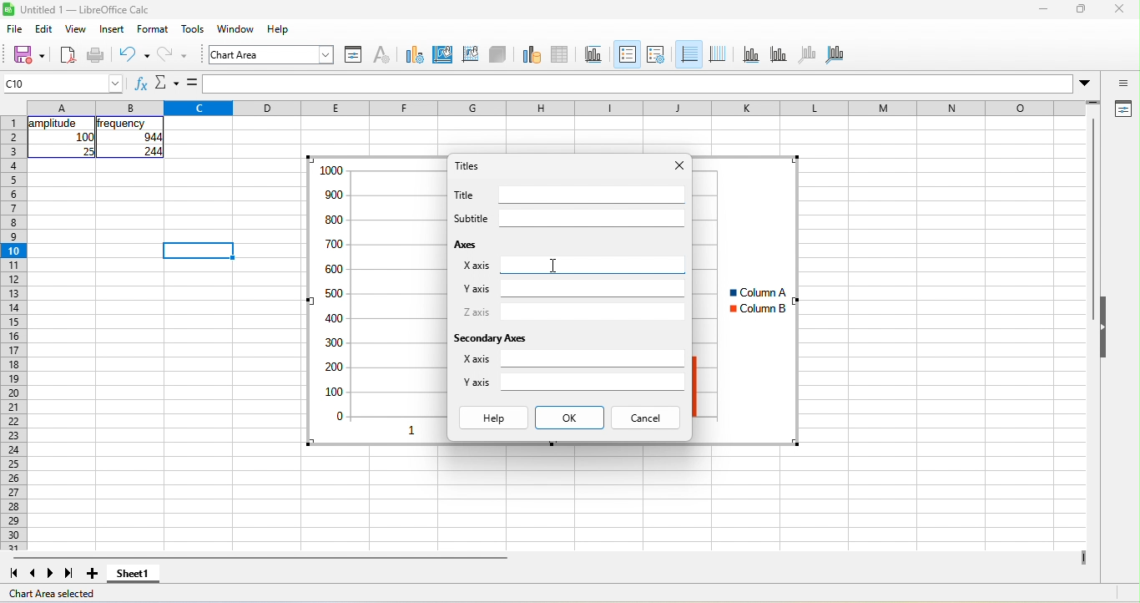 The image size is (1140, 603). Describe the element at coordinates (167, 83) in the screenshot. I see `Function options` at that location.